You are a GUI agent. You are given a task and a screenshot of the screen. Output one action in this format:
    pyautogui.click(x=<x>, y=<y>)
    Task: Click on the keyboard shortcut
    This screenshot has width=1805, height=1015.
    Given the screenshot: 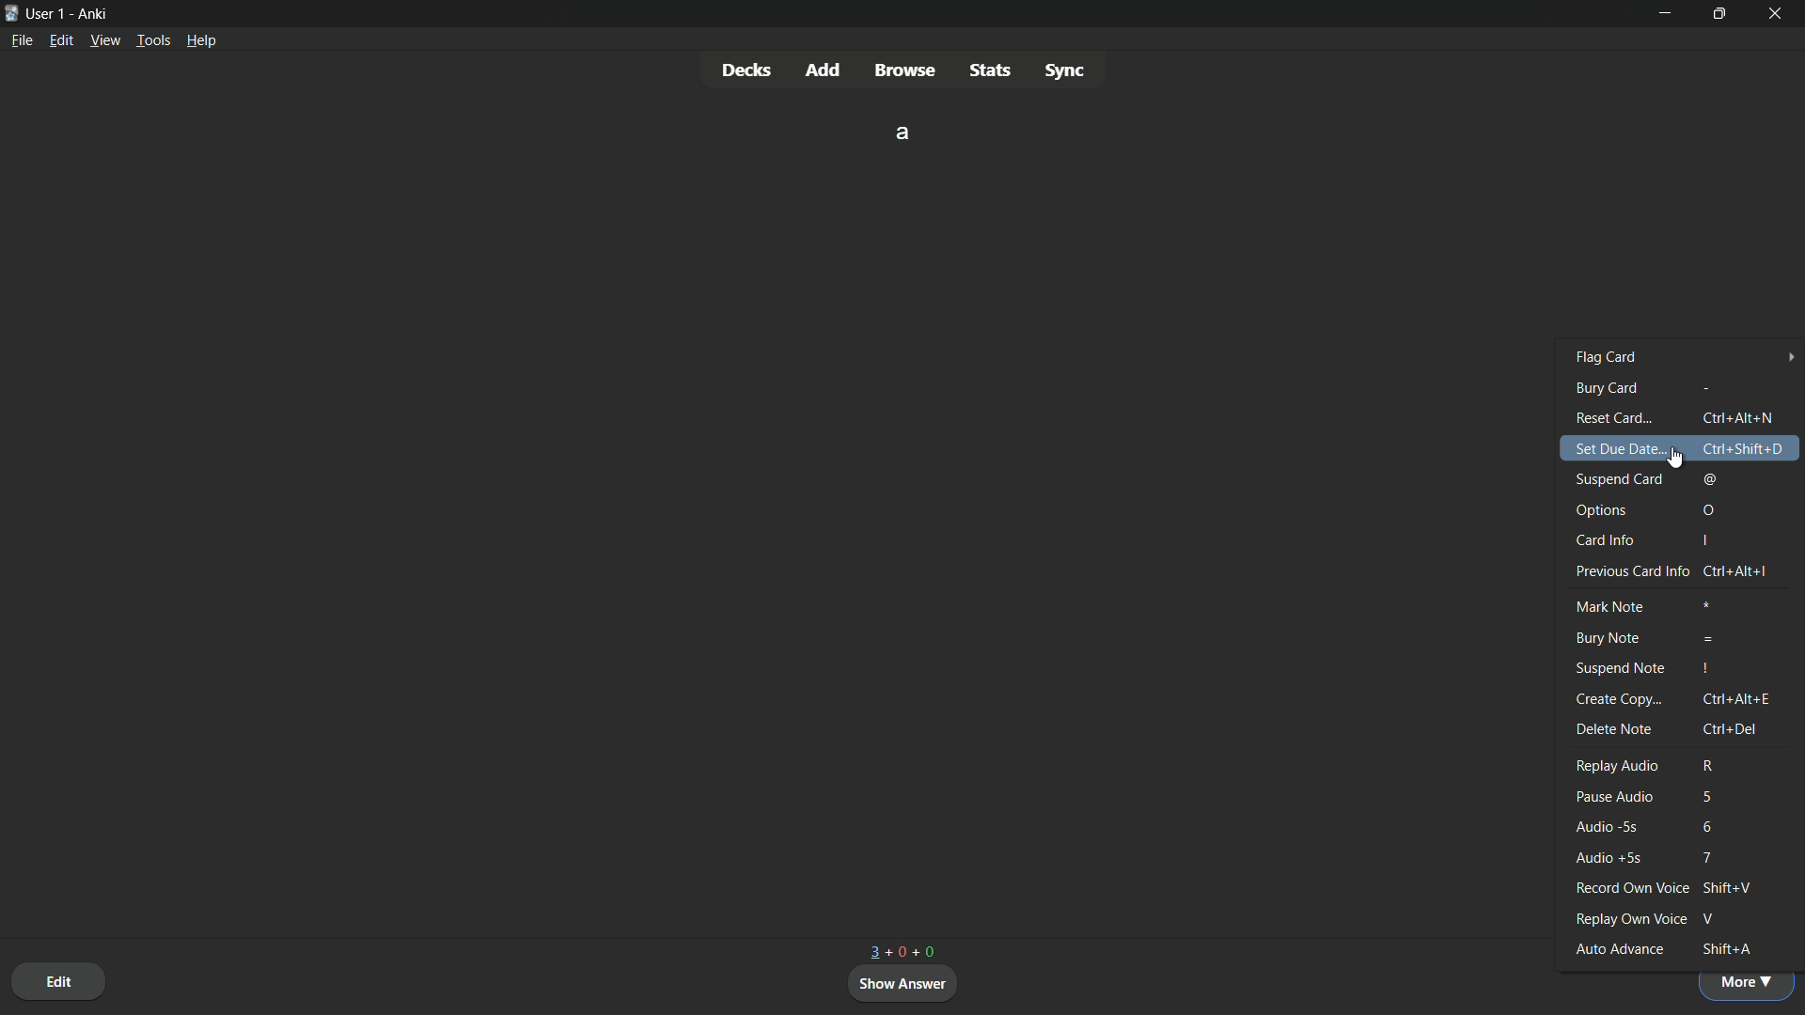 What is the action you would take?
    pyautogui.click(x=1741, y=447)
    